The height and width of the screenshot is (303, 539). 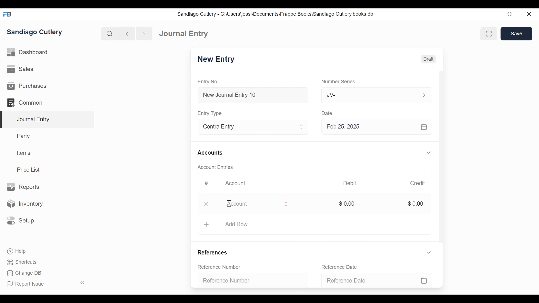 I want to click on Minimize, so click(x=491, y=14).